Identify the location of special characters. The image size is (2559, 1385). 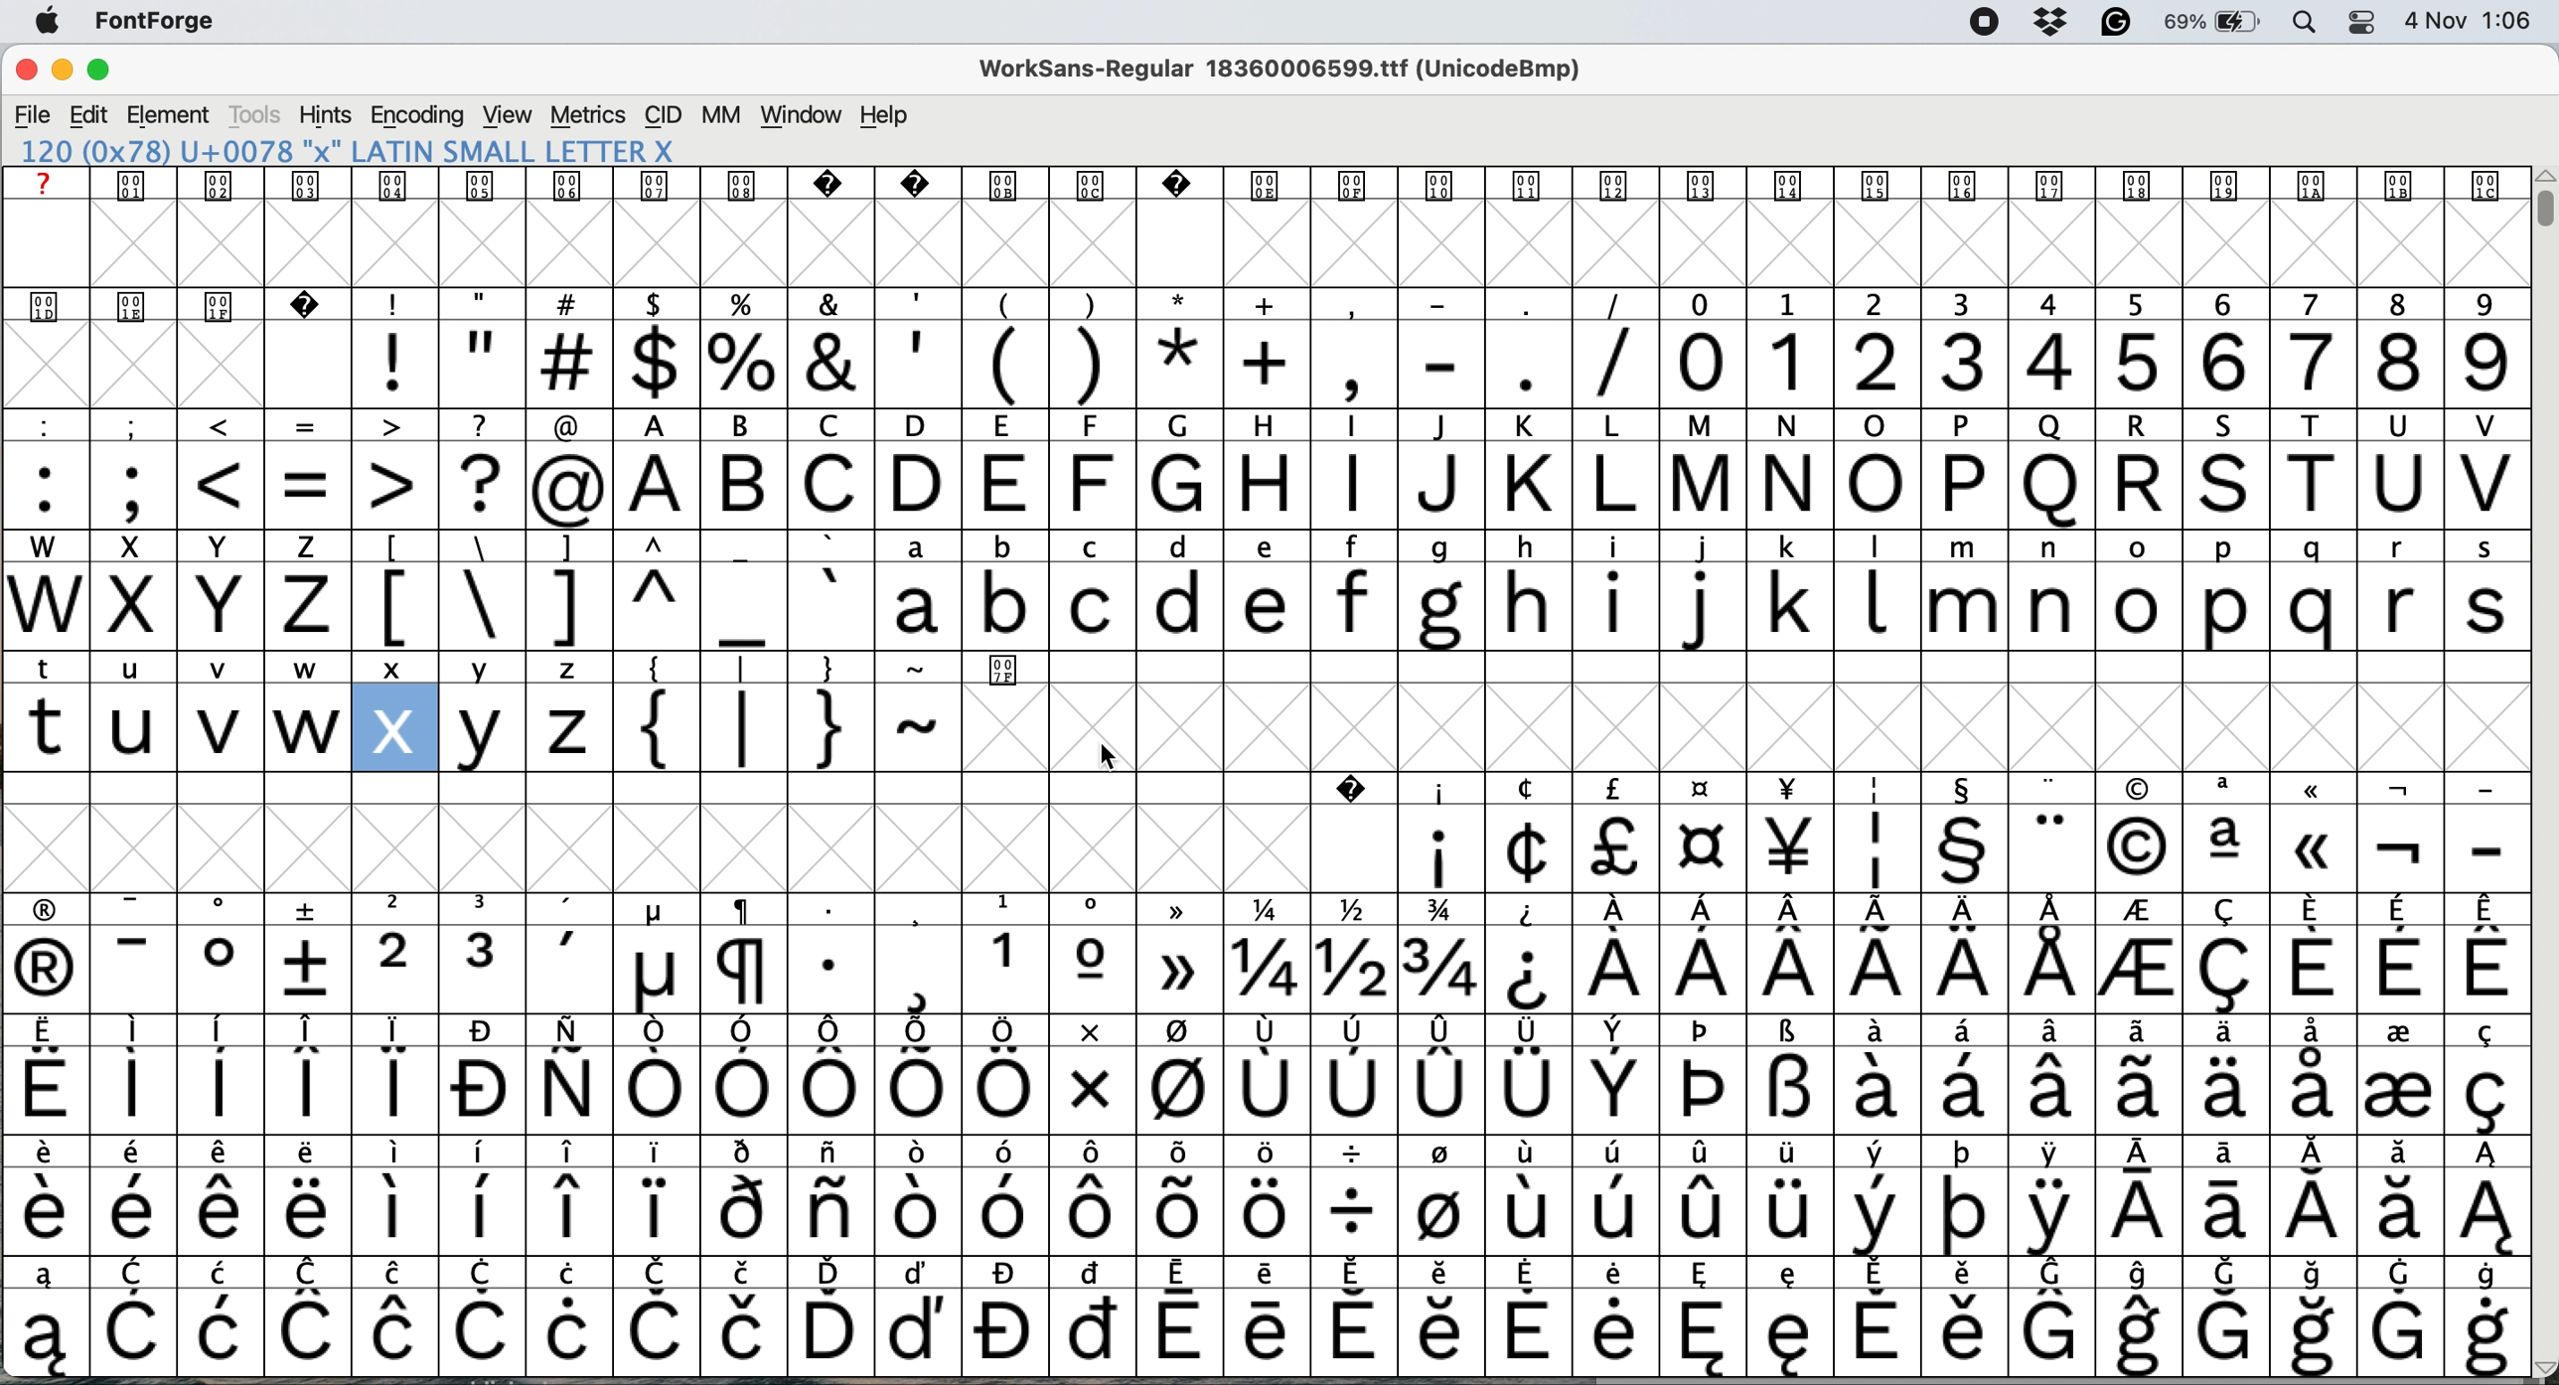
(1256, 1211).